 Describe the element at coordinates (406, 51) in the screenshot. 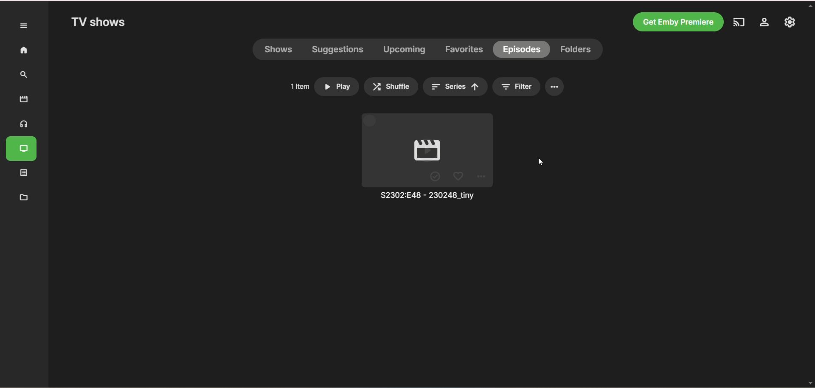

I see `upcoming` at that location.